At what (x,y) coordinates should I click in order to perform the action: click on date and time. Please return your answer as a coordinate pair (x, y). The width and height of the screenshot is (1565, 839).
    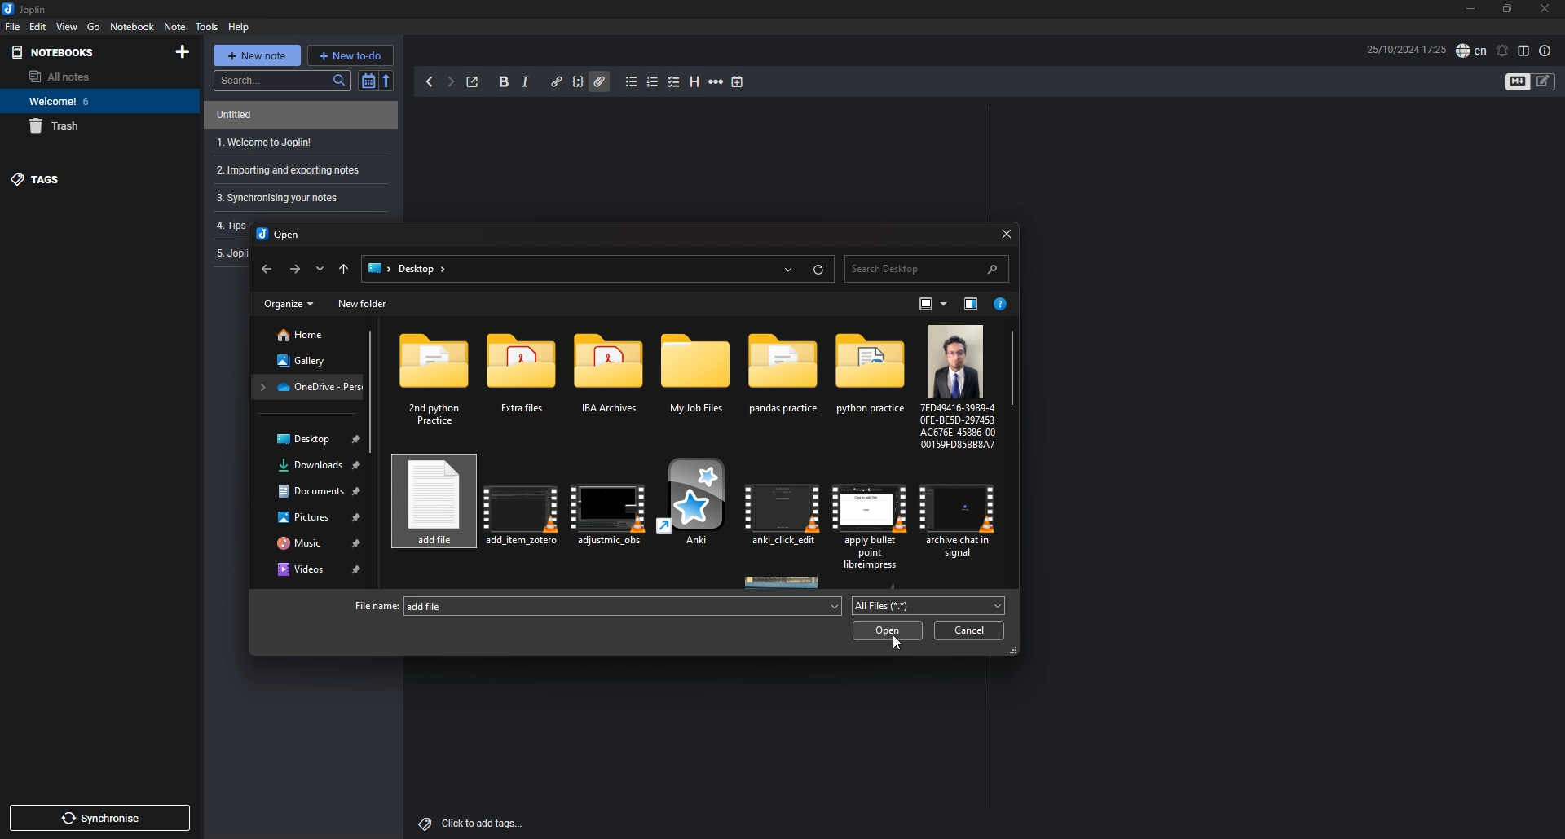
    Looking at the image, I should click on (1406, 49).